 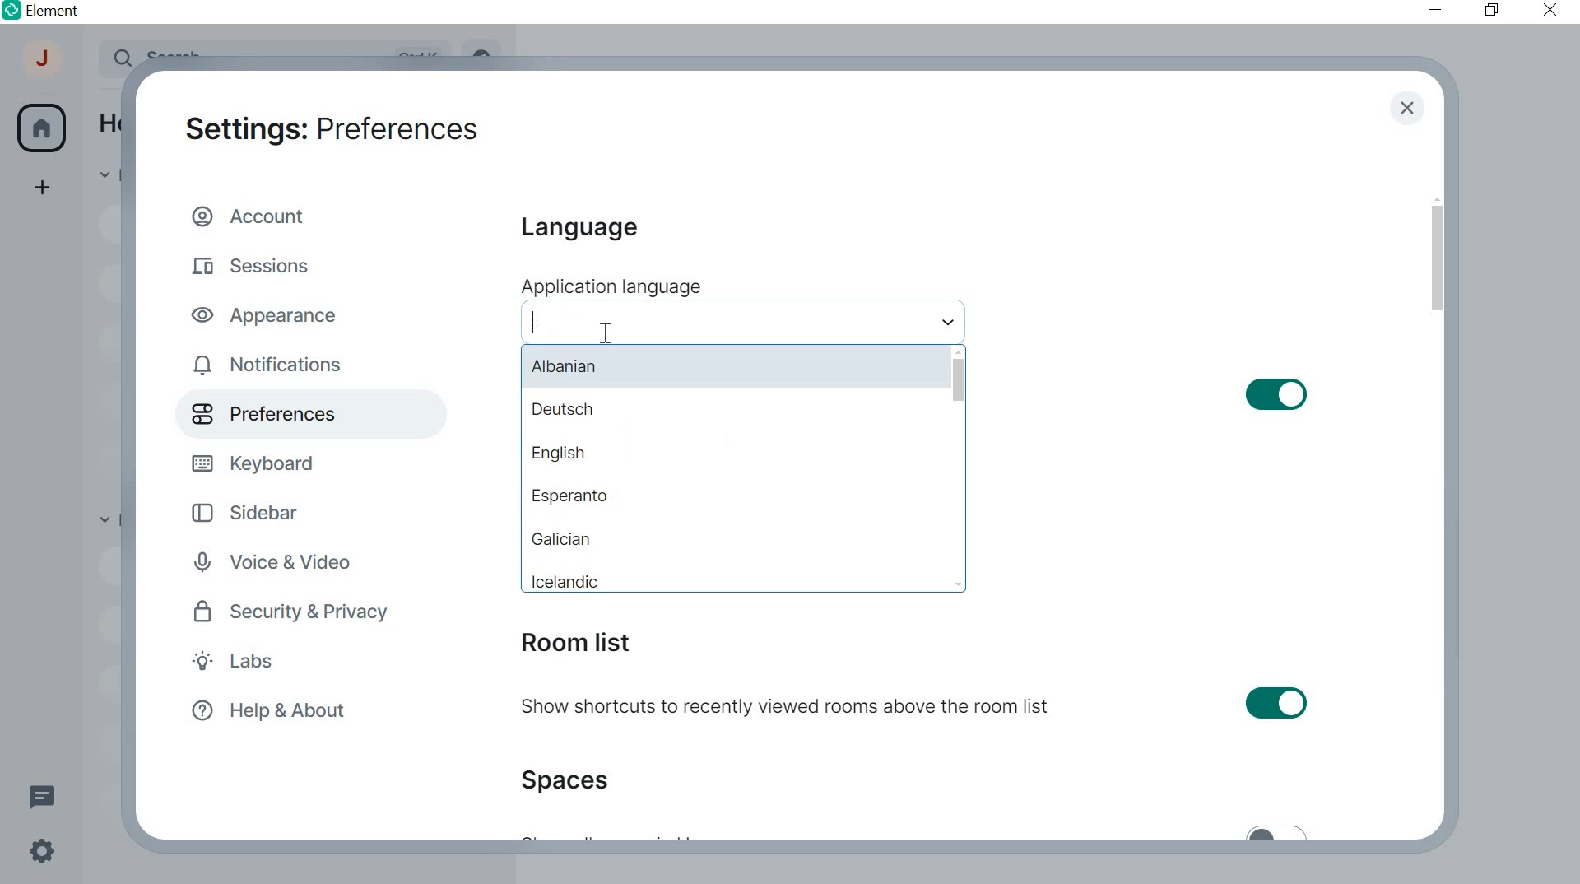 What do you see at coordinates (287, 564) in the screenshot?
I see `VIDEO & VIDEO` at bounding box center [287, 564].